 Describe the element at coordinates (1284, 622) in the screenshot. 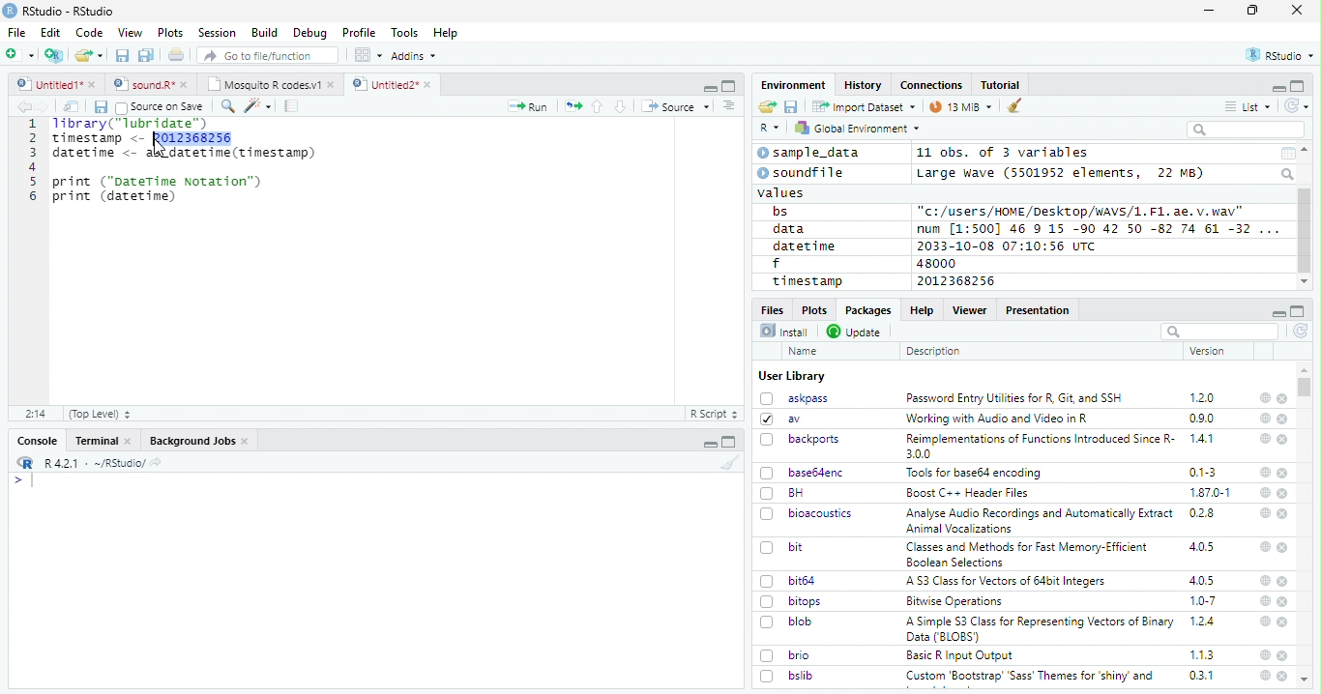

I see `close` at that location.